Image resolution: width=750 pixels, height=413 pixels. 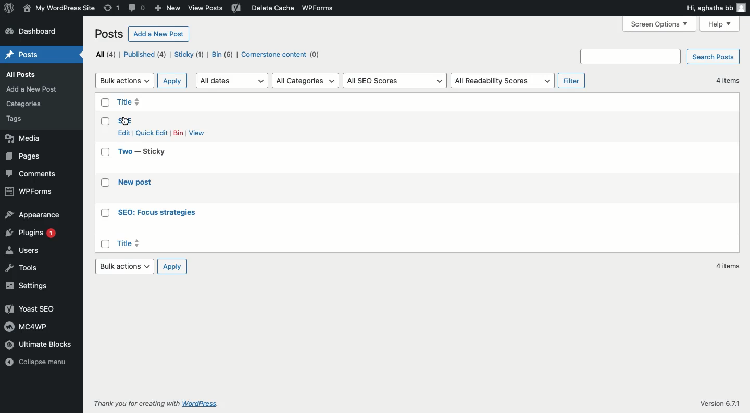 I want to click on WPForms, so click(x=317, y=10).